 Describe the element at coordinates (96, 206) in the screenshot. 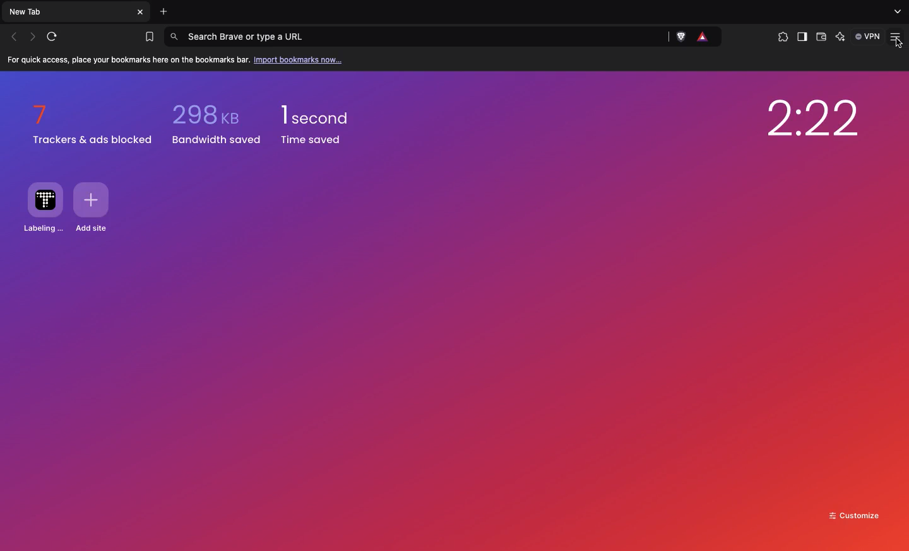

I see `Add site` at that location.